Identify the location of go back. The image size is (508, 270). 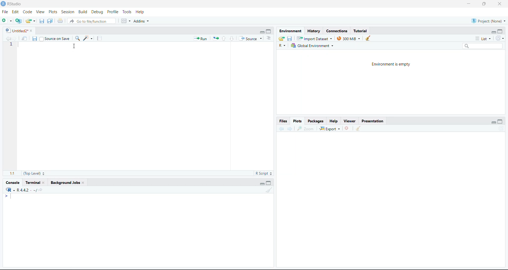
(280, 129).